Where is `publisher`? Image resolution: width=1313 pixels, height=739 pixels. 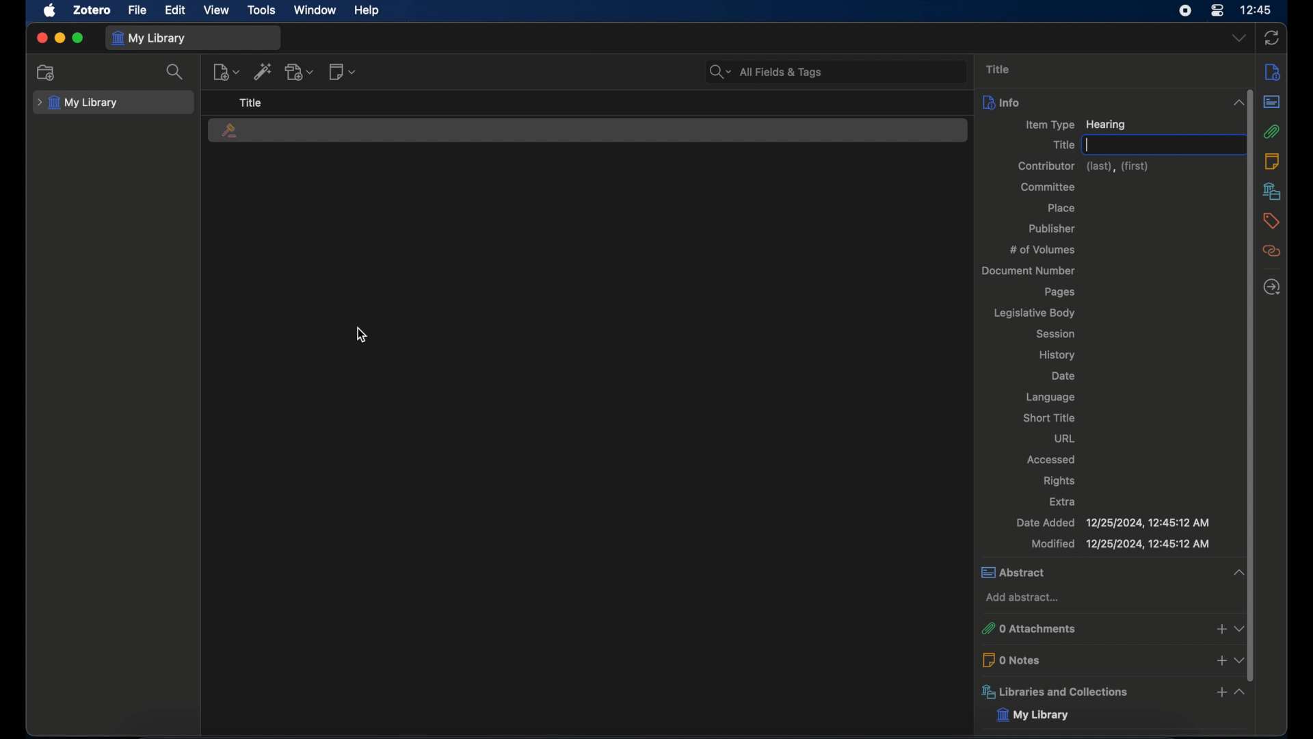 publisher is located at coordinates (1053, 228).